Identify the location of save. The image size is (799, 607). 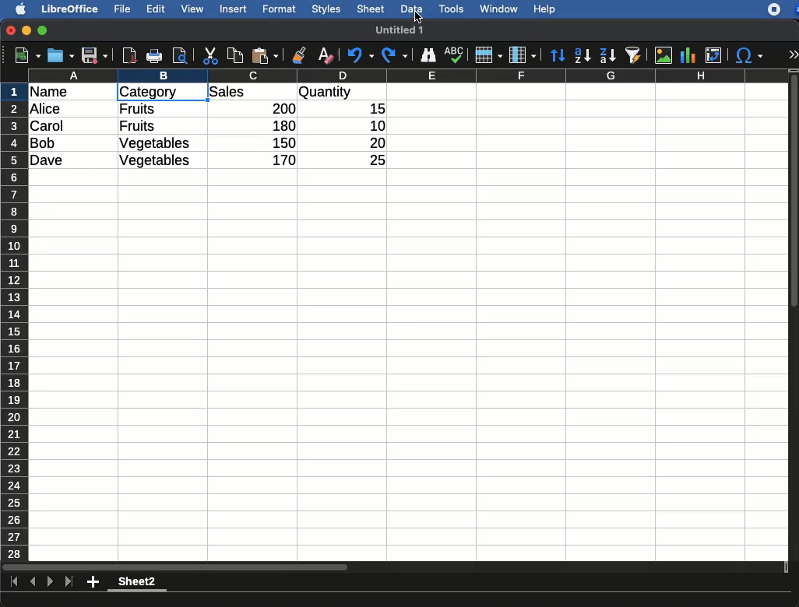
(62, 55).